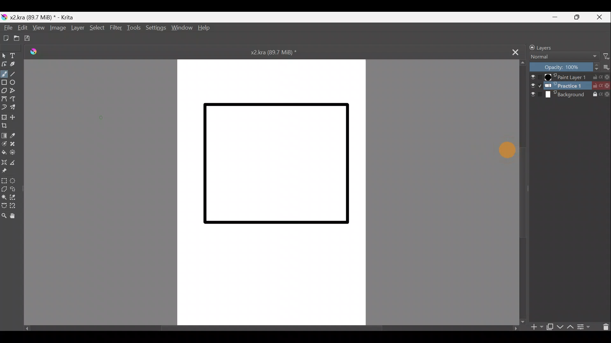 This screenshot has width=611, height=343. What do you see at coordinates (563, 67) in the screenshot?
I see `Layer opacity: 100%` at bounding box center [563, 67].